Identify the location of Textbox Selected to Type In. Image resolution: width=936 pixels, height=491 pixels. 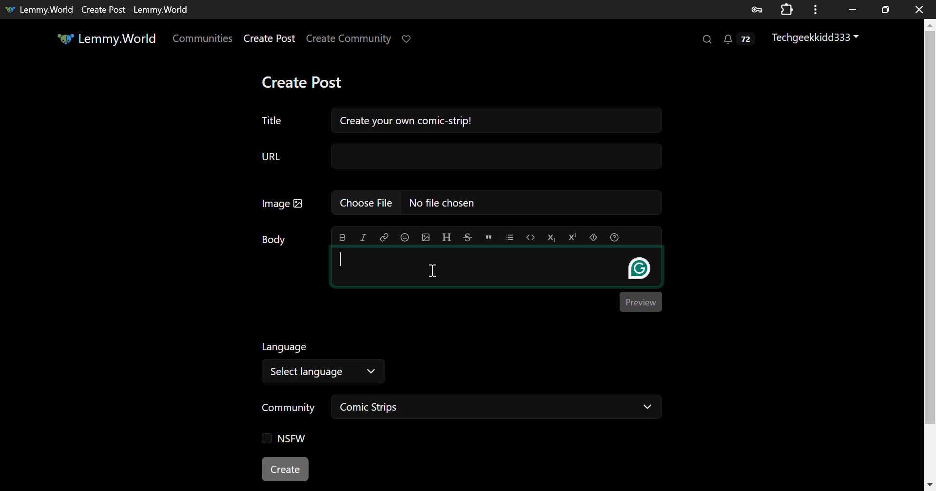
(497, 268).